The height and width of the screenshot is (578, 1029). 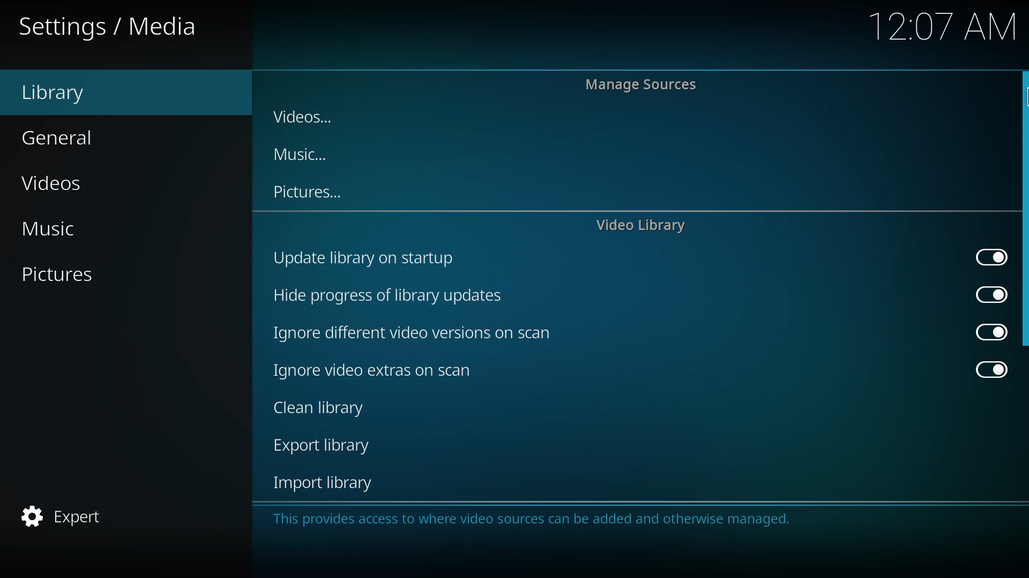 I want to click on info, so click(x=535, y=518).